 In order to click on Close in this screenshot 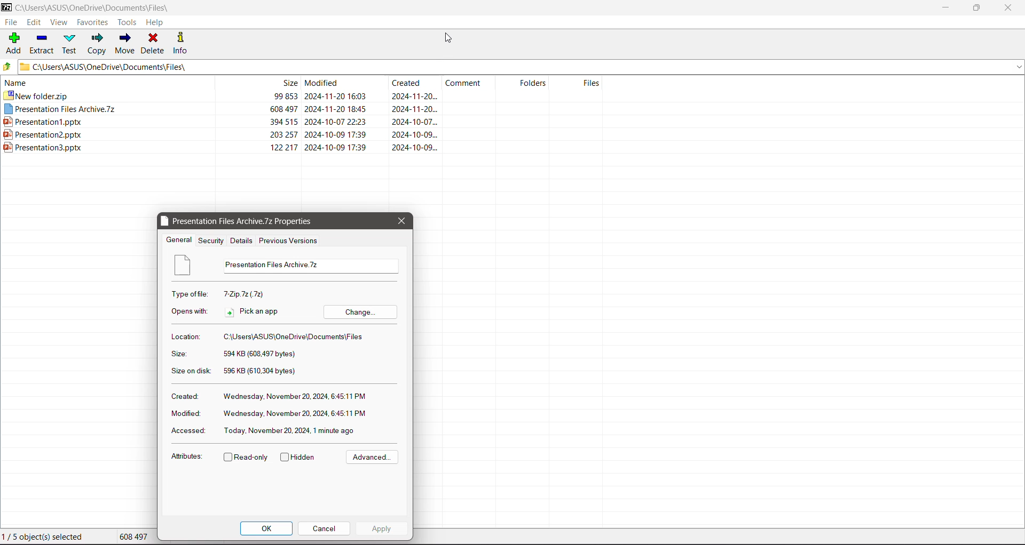, I will do `click(401, 222)`.